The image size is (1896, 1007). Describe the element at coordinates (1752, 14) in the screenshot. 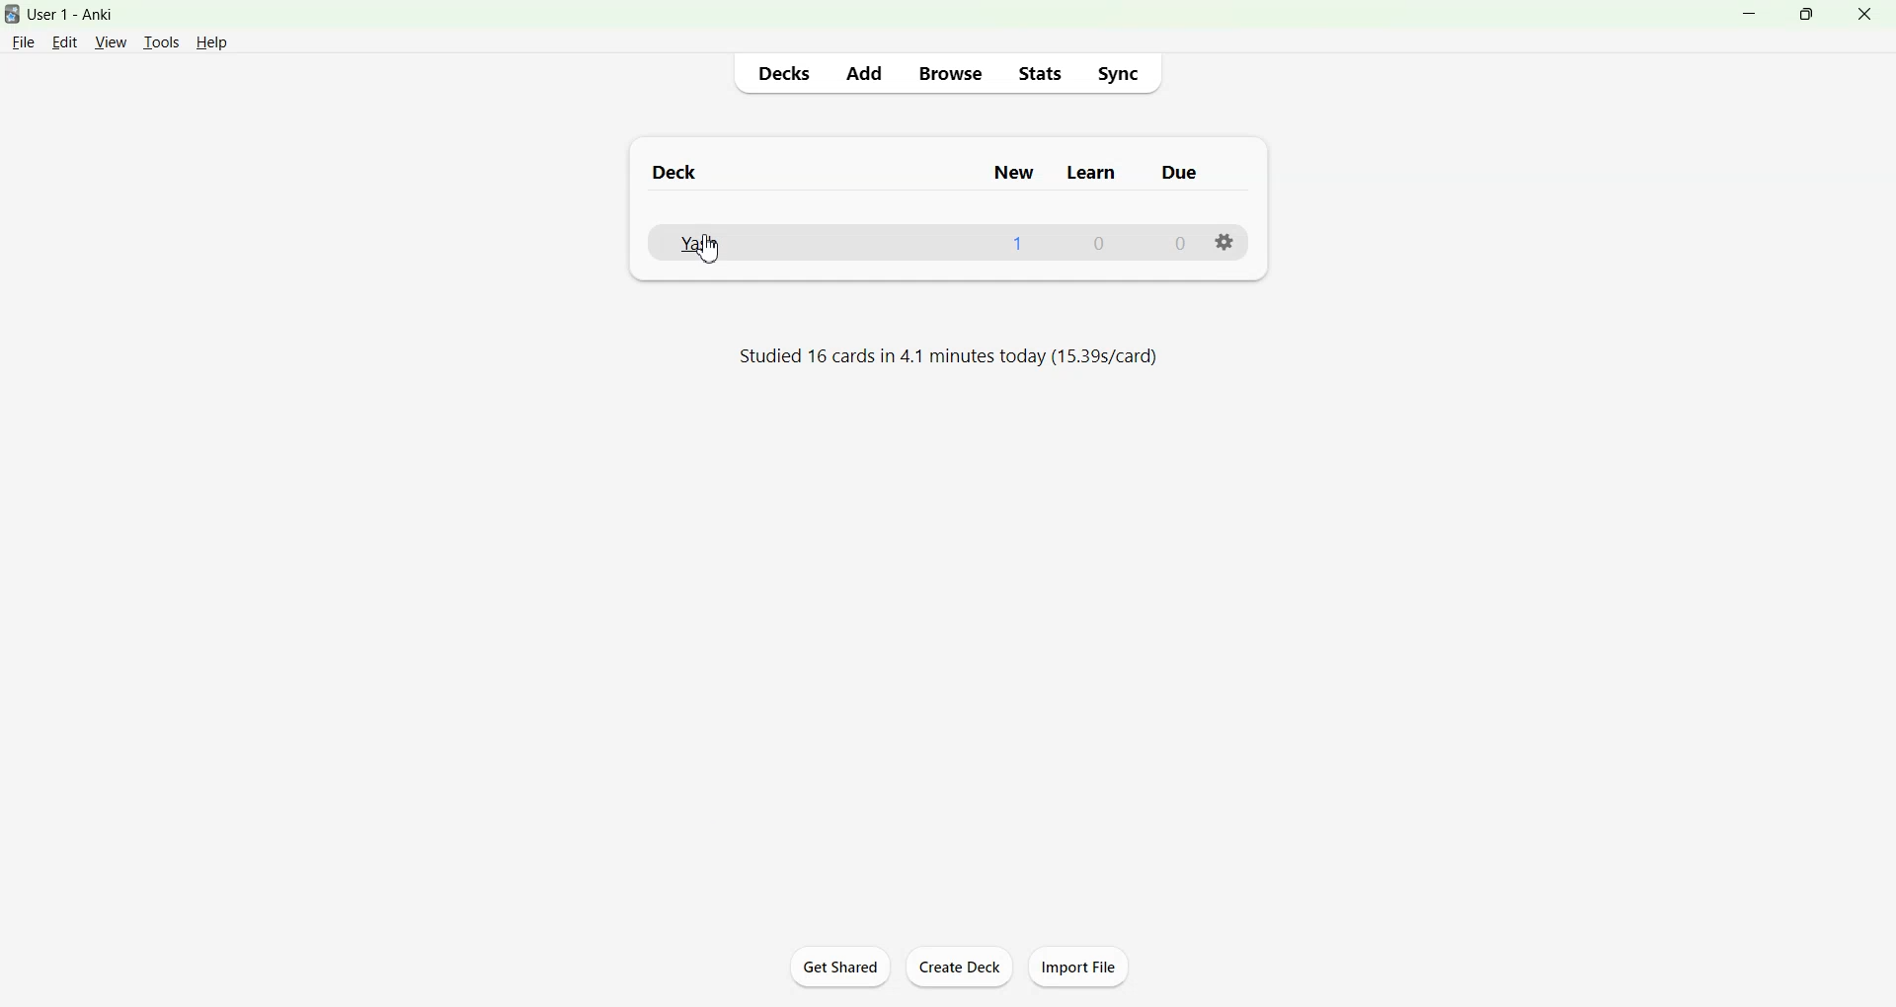

I see `Minimize` at that location.